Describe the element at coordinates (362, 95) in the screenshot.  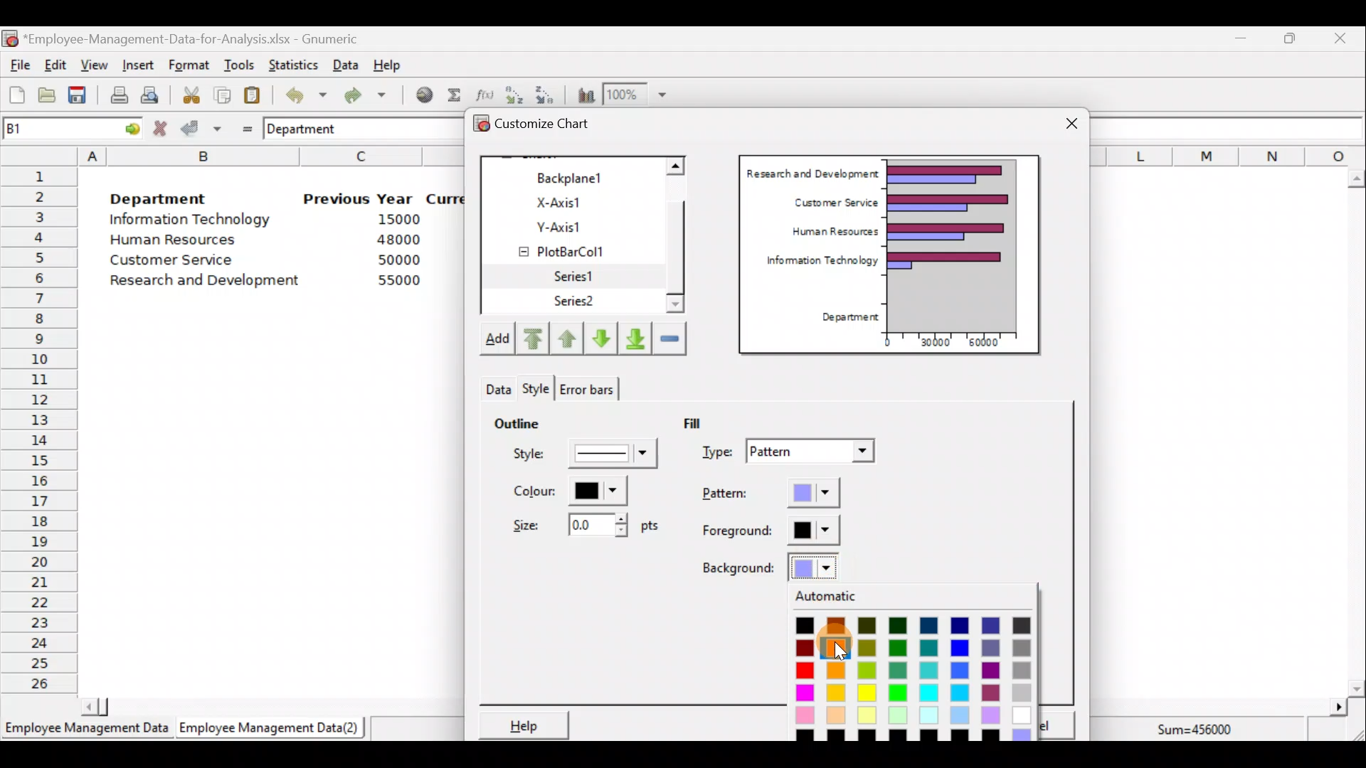
I see `Redo undone action` at that location.